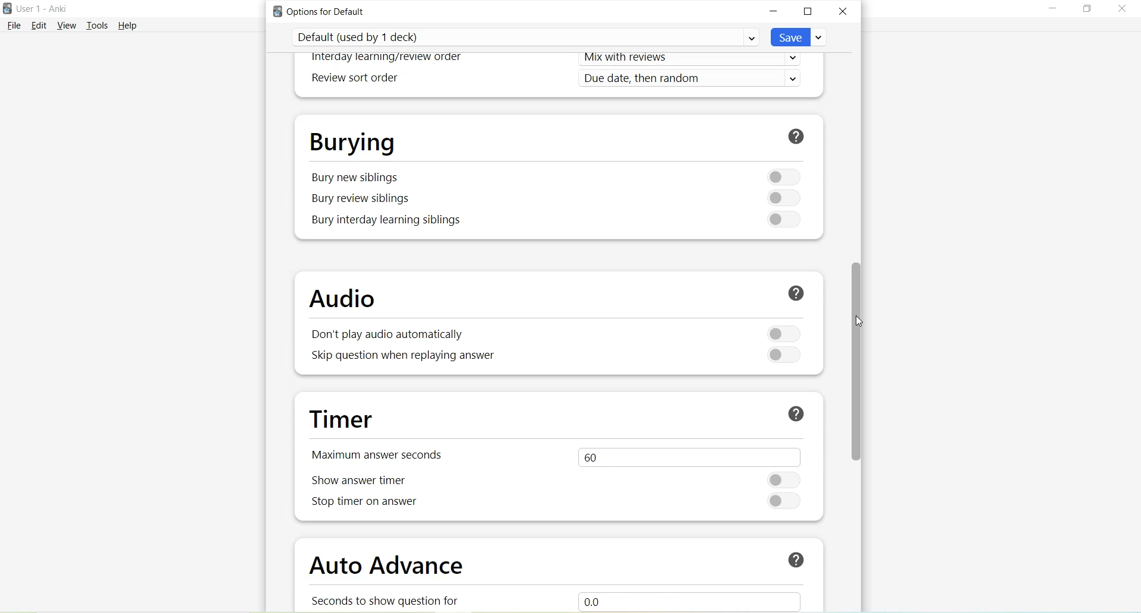  I want to click on File, so click(14, 25).